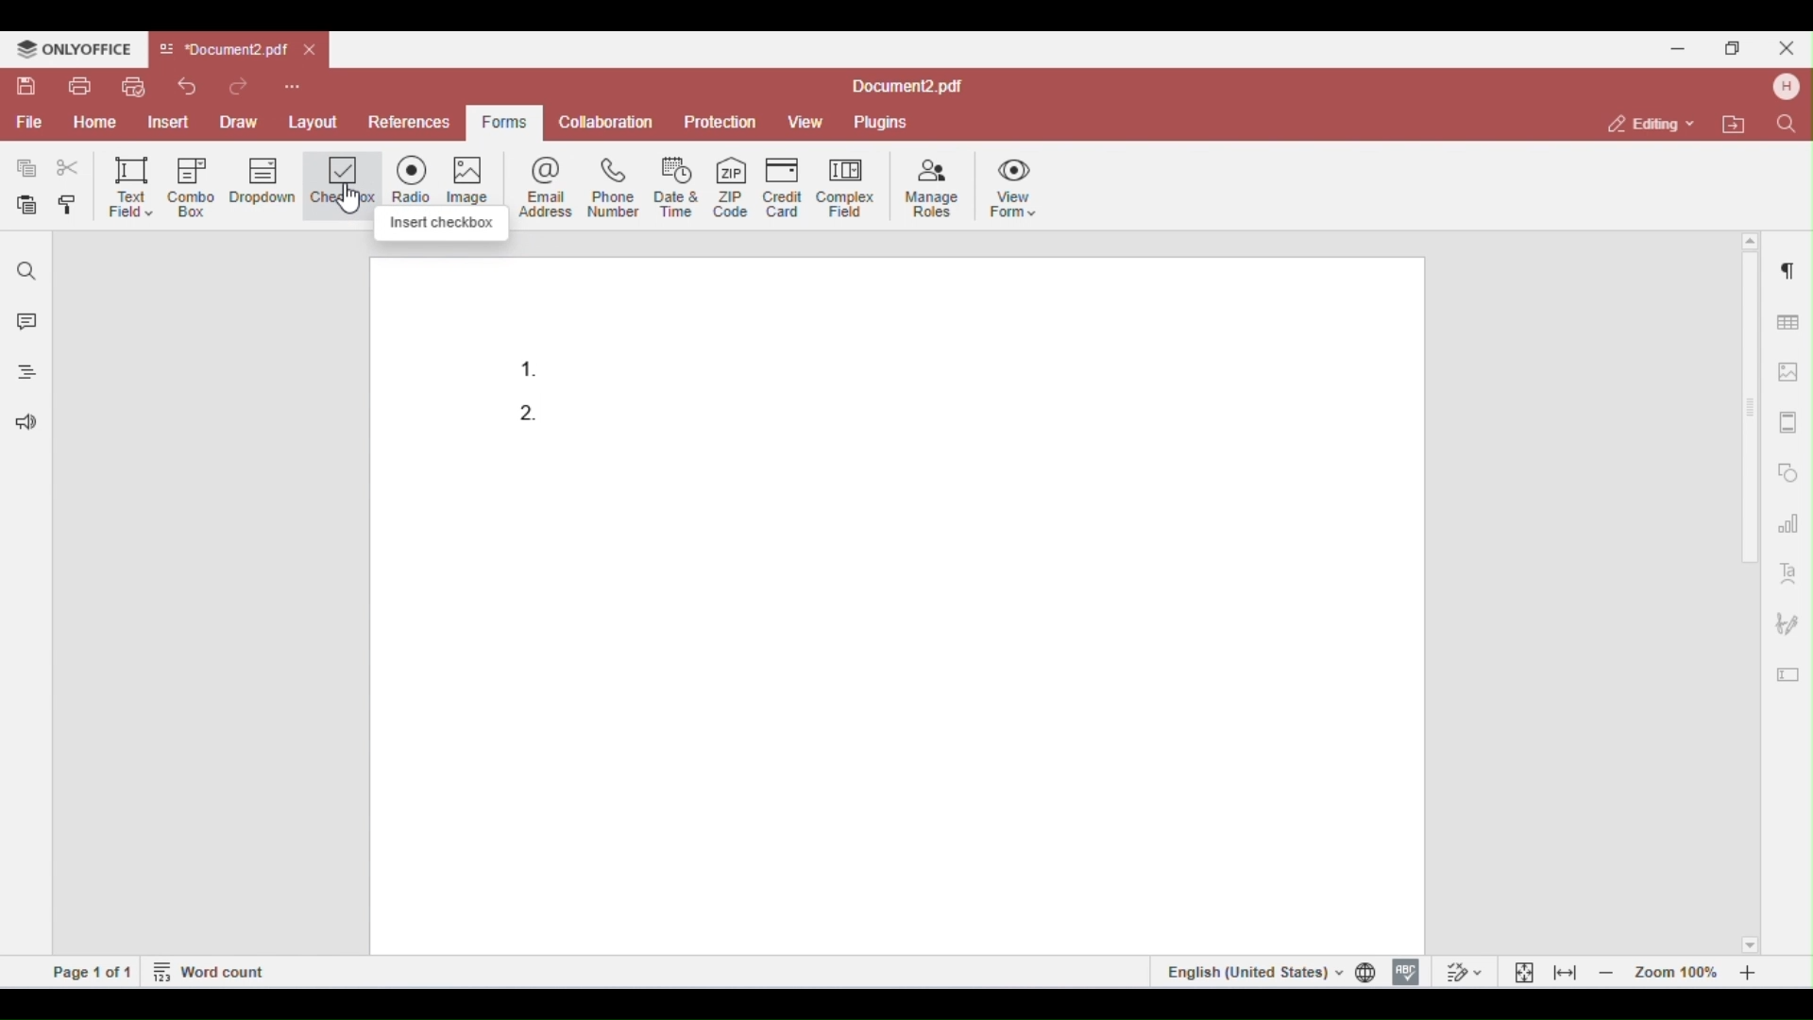 Image resolution: width=1813 pixels, height=1020 pixels. What do you see at coordinates (1369, 972) in the screenshot?
I see `set document language` at bounding box center [1369, 972].